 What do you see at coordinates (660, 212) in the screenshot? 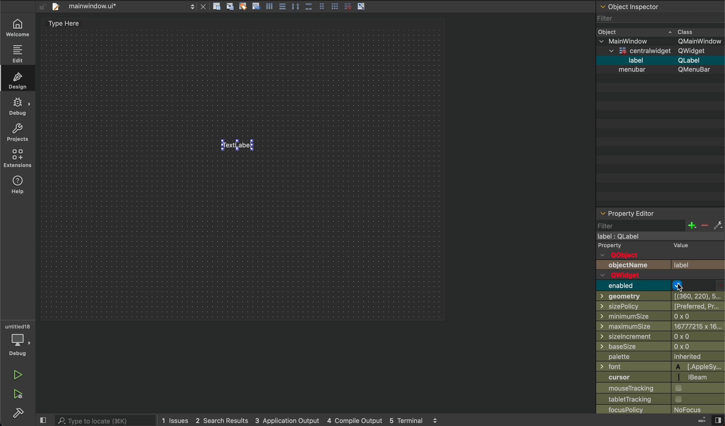
I see `property editor` at bounding box center [660, 212].